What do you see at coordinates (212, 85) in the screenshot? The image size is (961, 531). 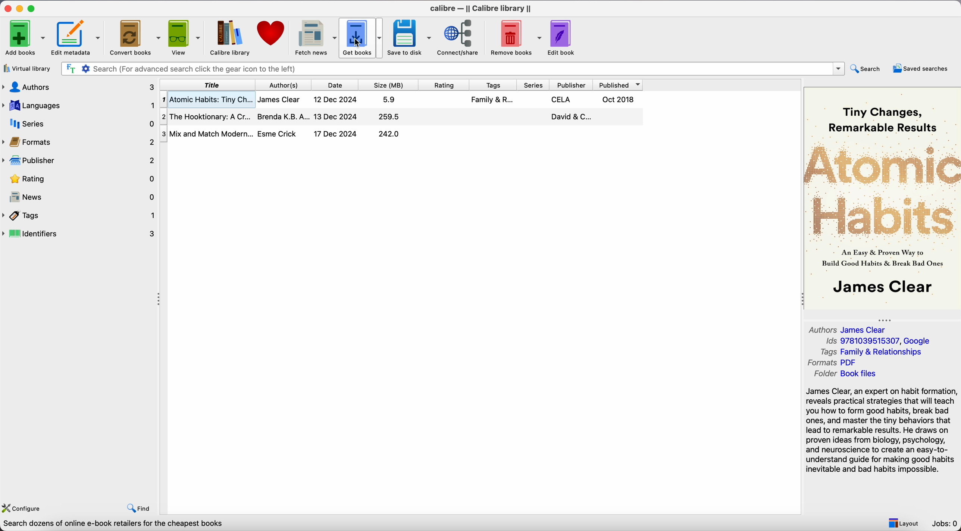 I see `title` at bounding box center [212, 85].